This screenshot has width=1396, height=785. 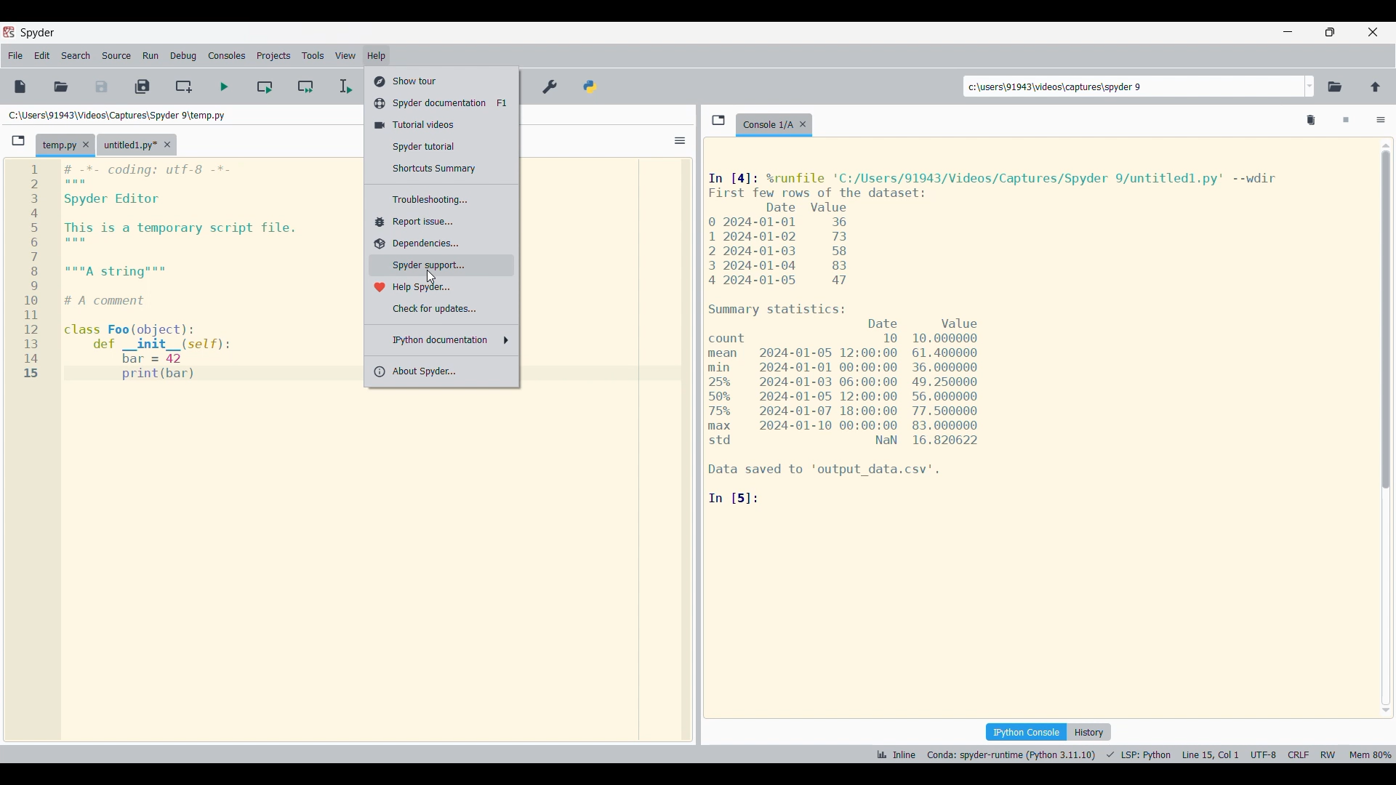 What do you see at coordinates (1027, 731) in the screenshot?
I see `IPython console` at bounding box center [1027, 731].